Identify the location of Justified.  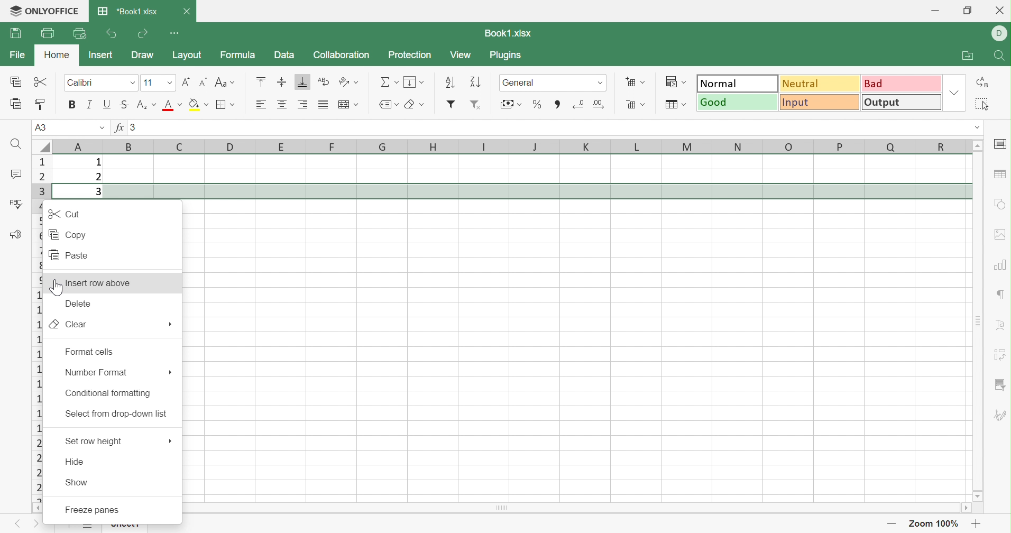
(323, 105).